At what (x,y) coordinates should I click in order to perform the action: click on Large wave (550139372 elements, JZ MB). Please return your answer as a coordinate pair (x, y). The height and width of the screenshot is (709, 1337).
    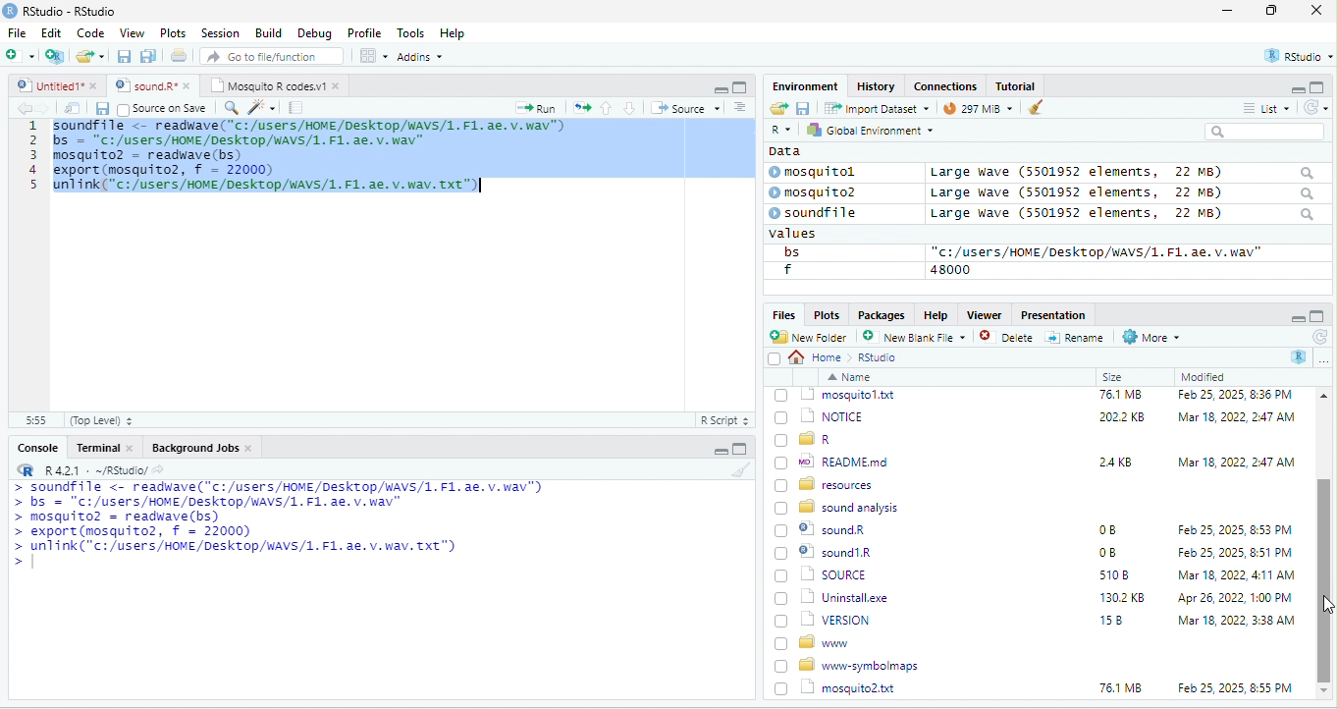
    Looking at the image, I should click on (1124, 192).